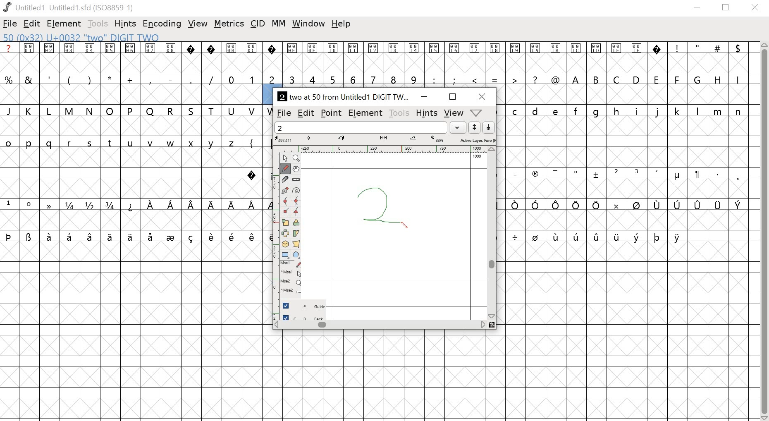 The image size is (769, 421). What do you see at coordinates (400, 112) in the screenshot?
I see `tools` at bounding box center [400, 112].